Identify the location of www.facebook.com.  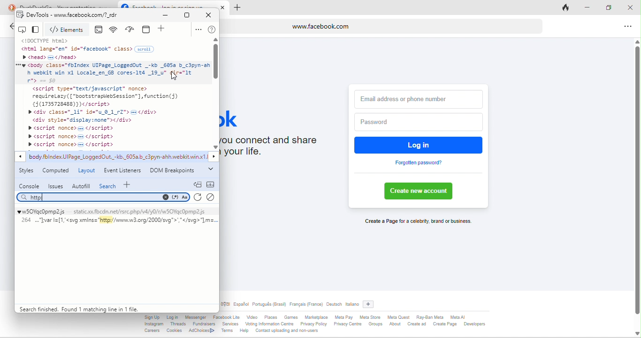
(382, 26).